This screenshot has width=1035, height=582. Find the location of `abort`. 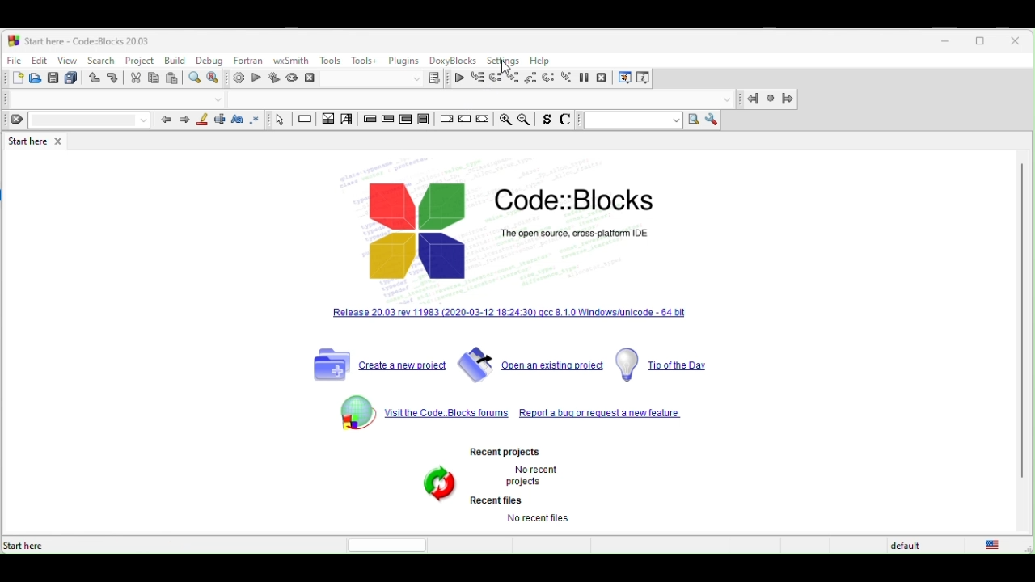

abort is located at coordinates (310, 78).